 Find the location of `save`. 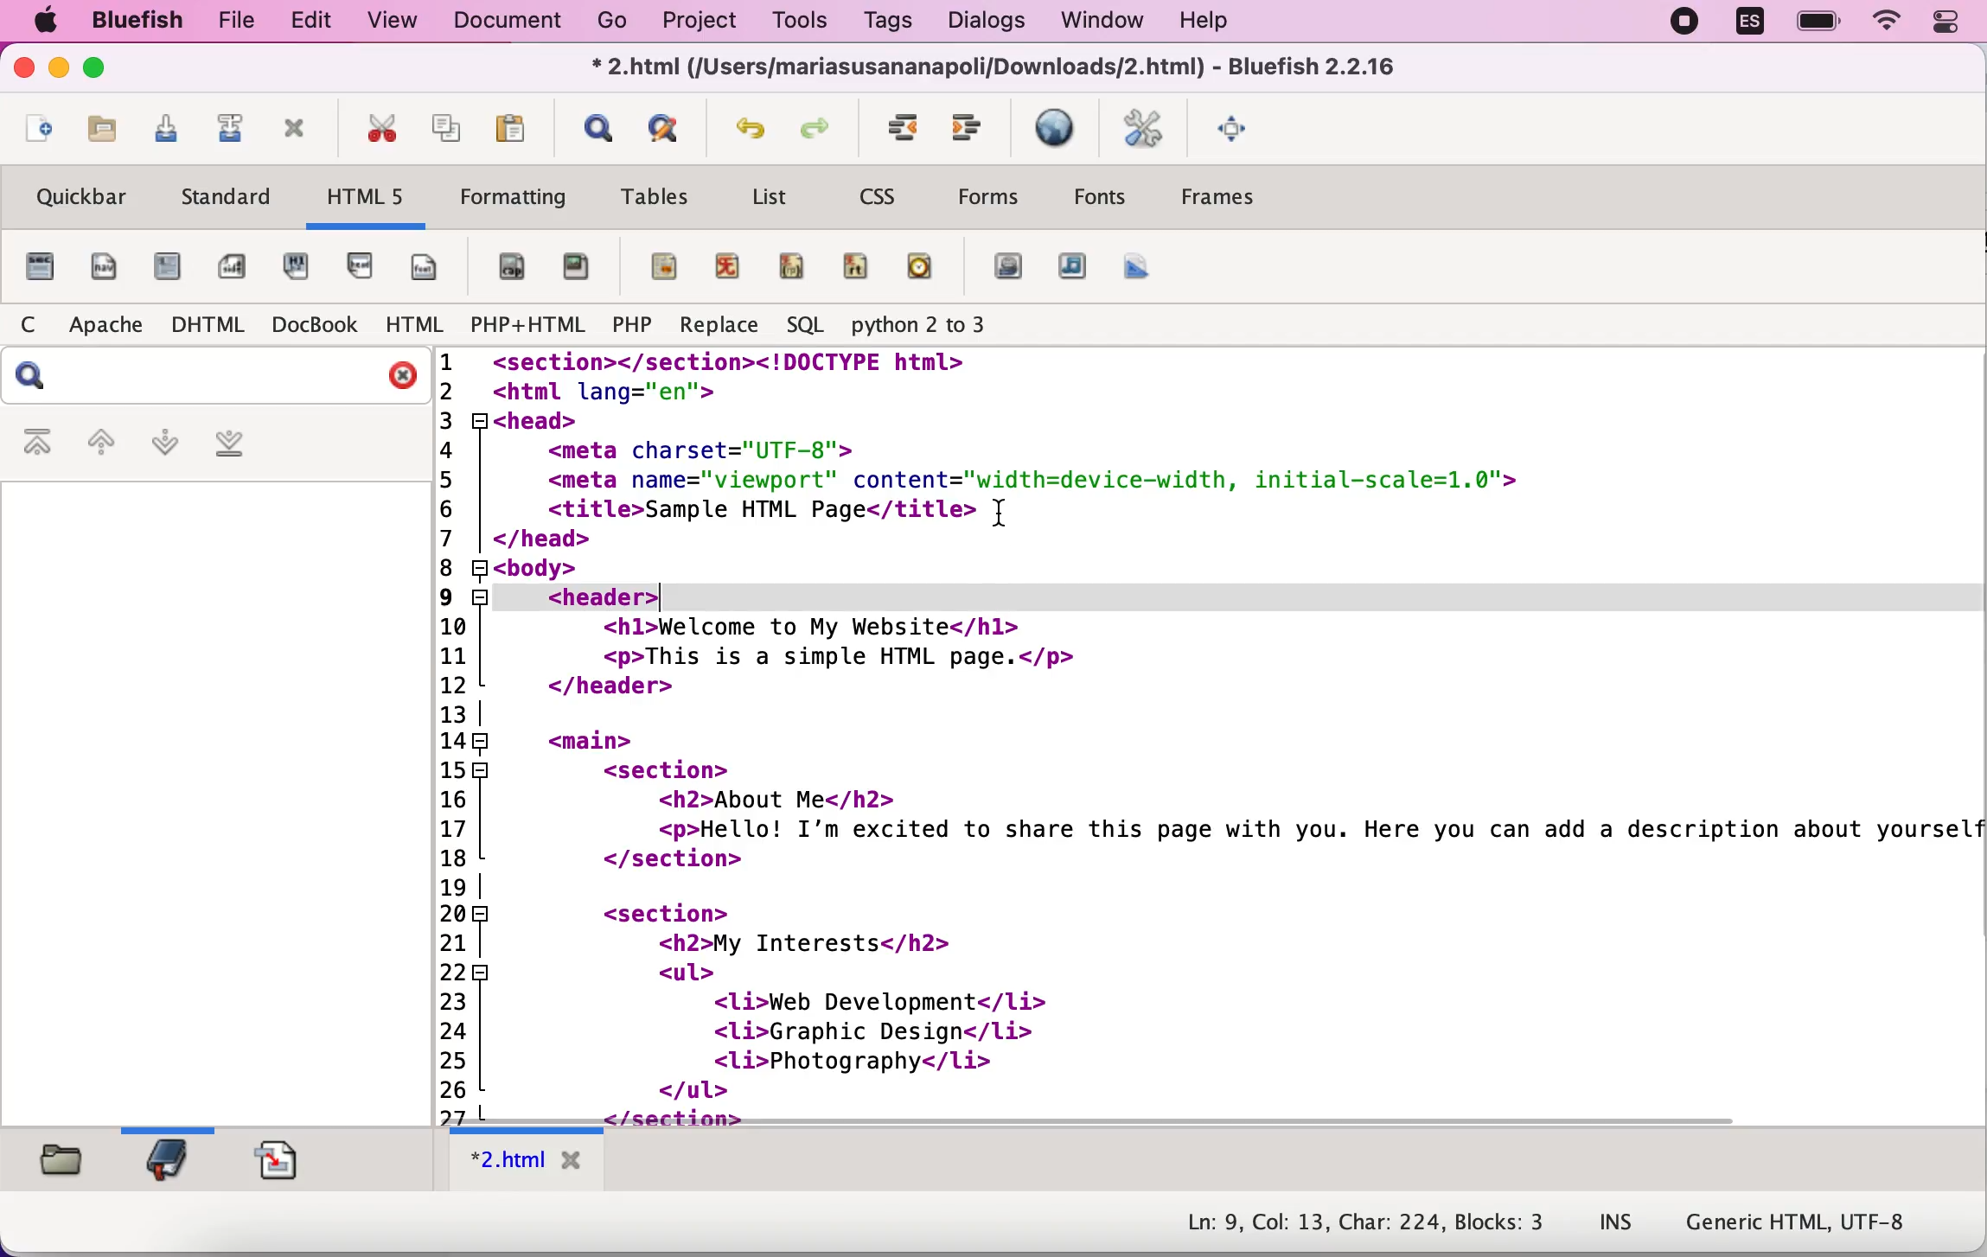

save is located at coordinates (166, 130).